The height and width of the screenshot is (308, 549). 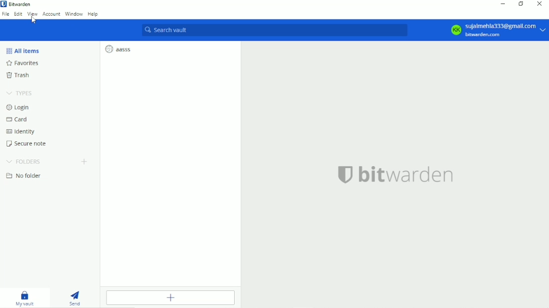 What do you see at coordinates (74, 14) in the screenshot?
I see `Window` at bounding box center [74, 14].